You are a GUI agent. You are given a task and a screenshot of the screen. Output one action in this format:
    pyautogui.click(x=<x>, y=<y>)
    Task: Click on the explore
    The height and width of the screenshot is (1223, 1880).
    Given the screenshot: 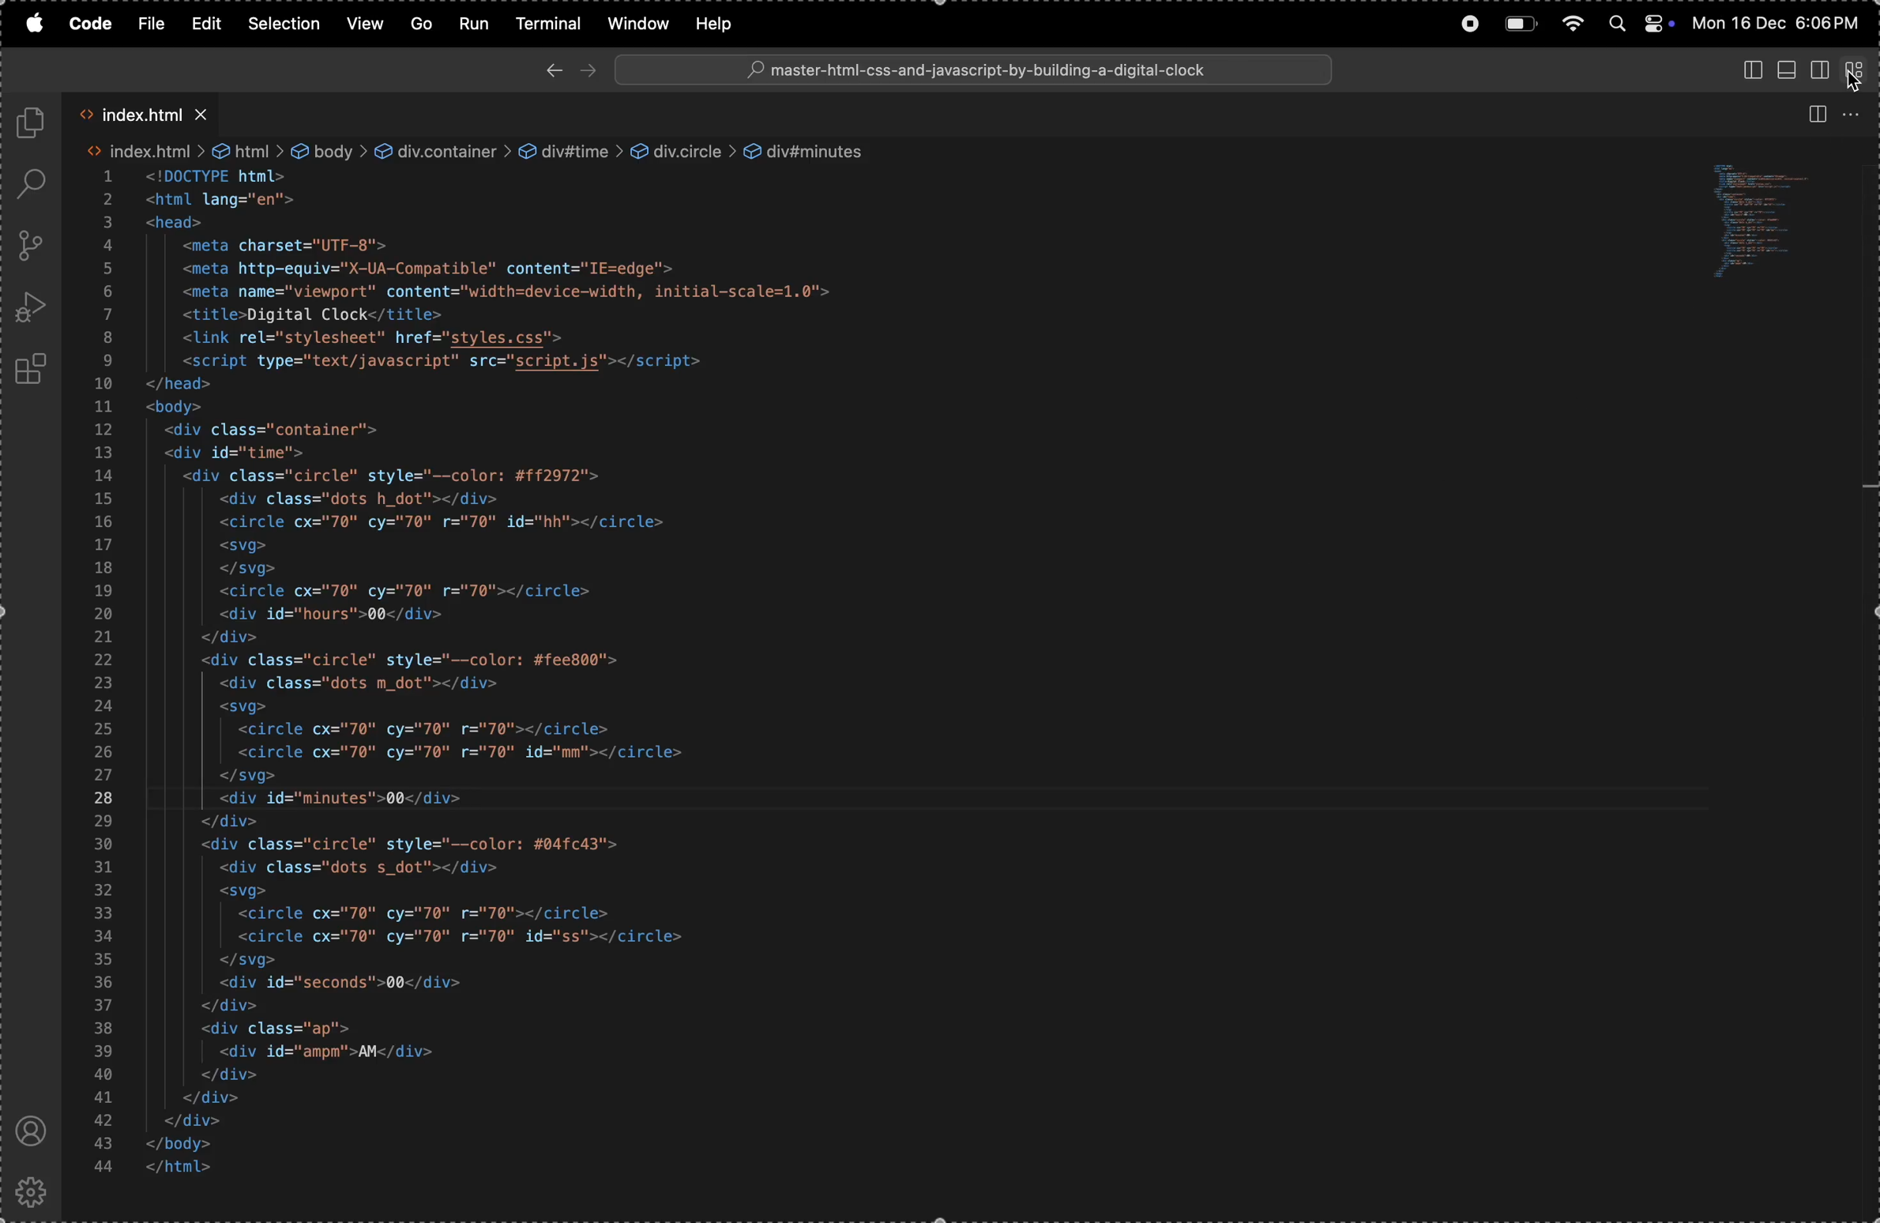 What is the action you would take?
    pyautogui.click(x=36, y=126)
    